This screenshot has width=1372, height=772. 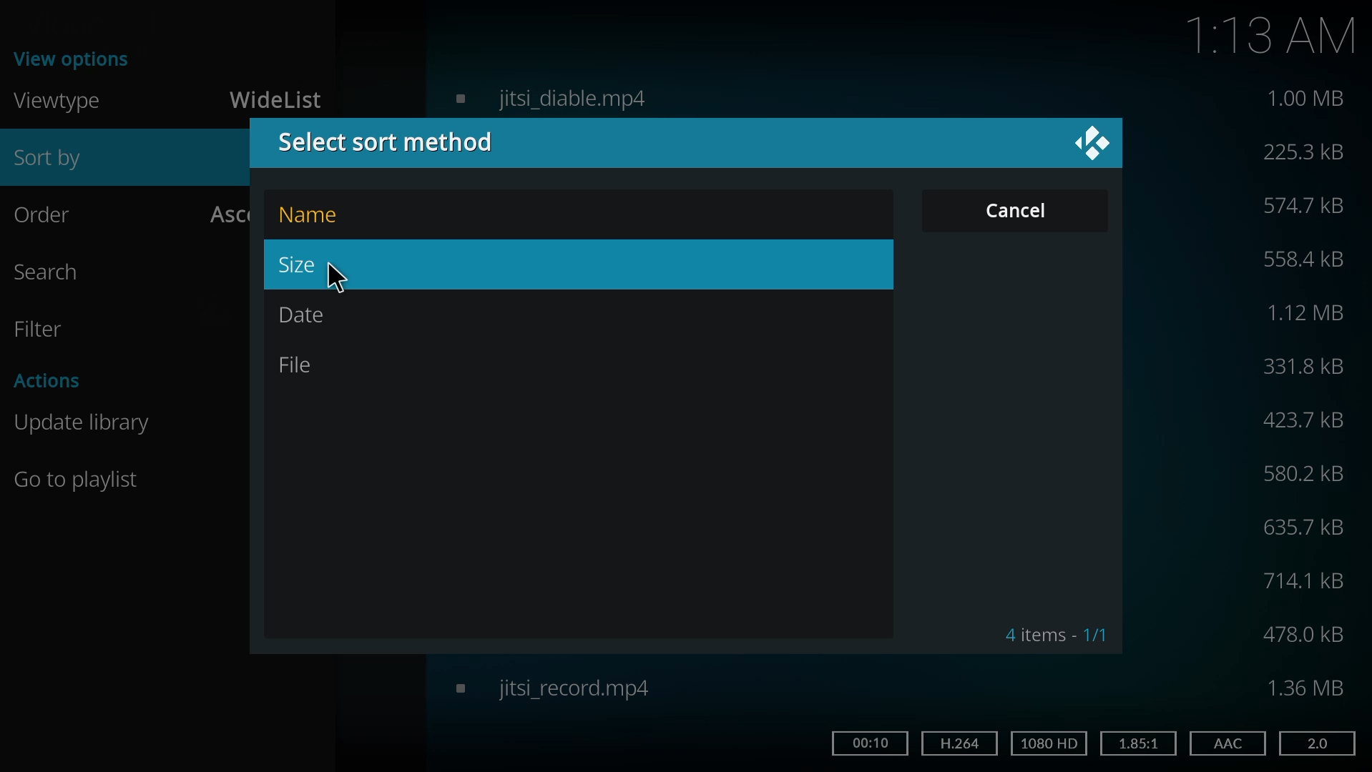 I want to click on filter, so click(x=43, y=327).